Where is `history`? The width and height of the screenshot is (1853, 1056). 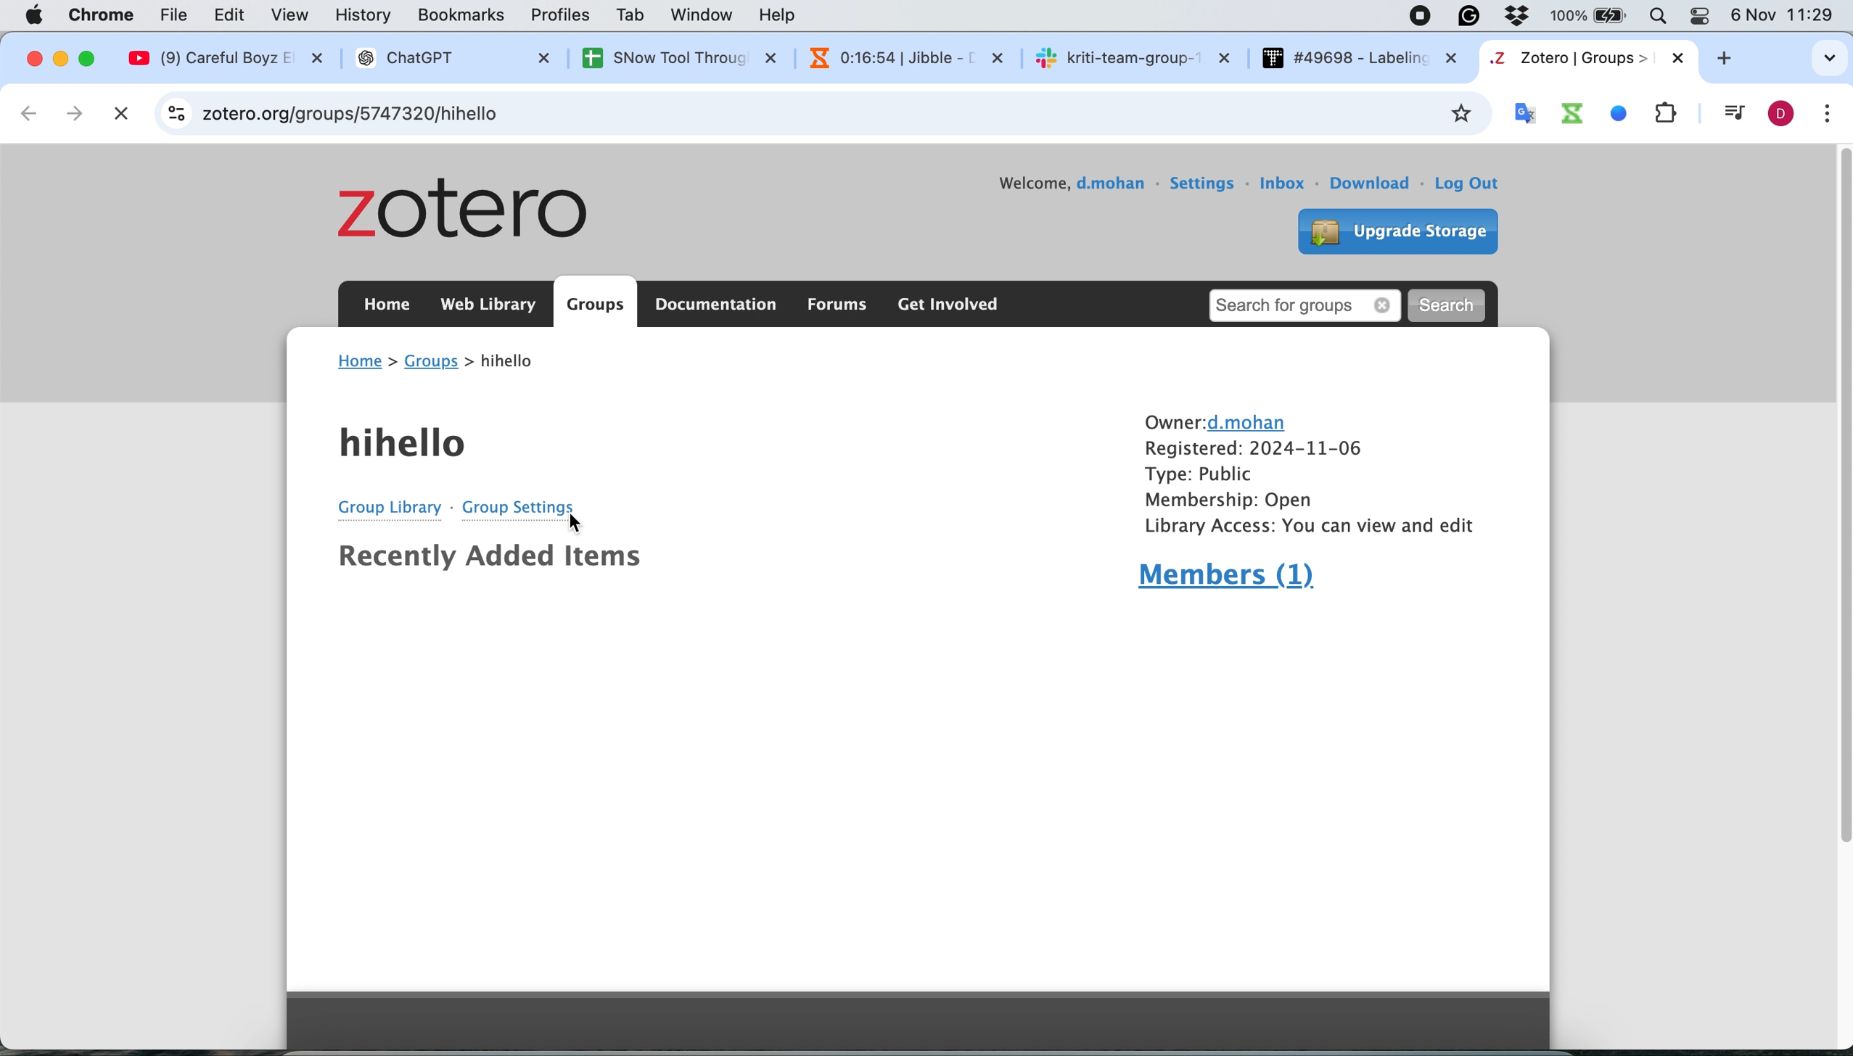 history is located at coordinates (368, 17).